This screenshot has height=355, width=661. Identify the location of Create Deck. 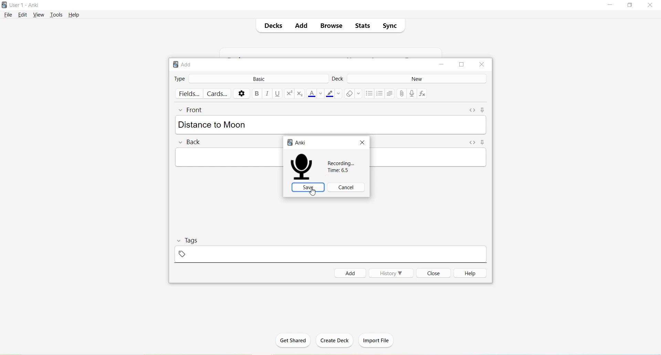
(332, 340).